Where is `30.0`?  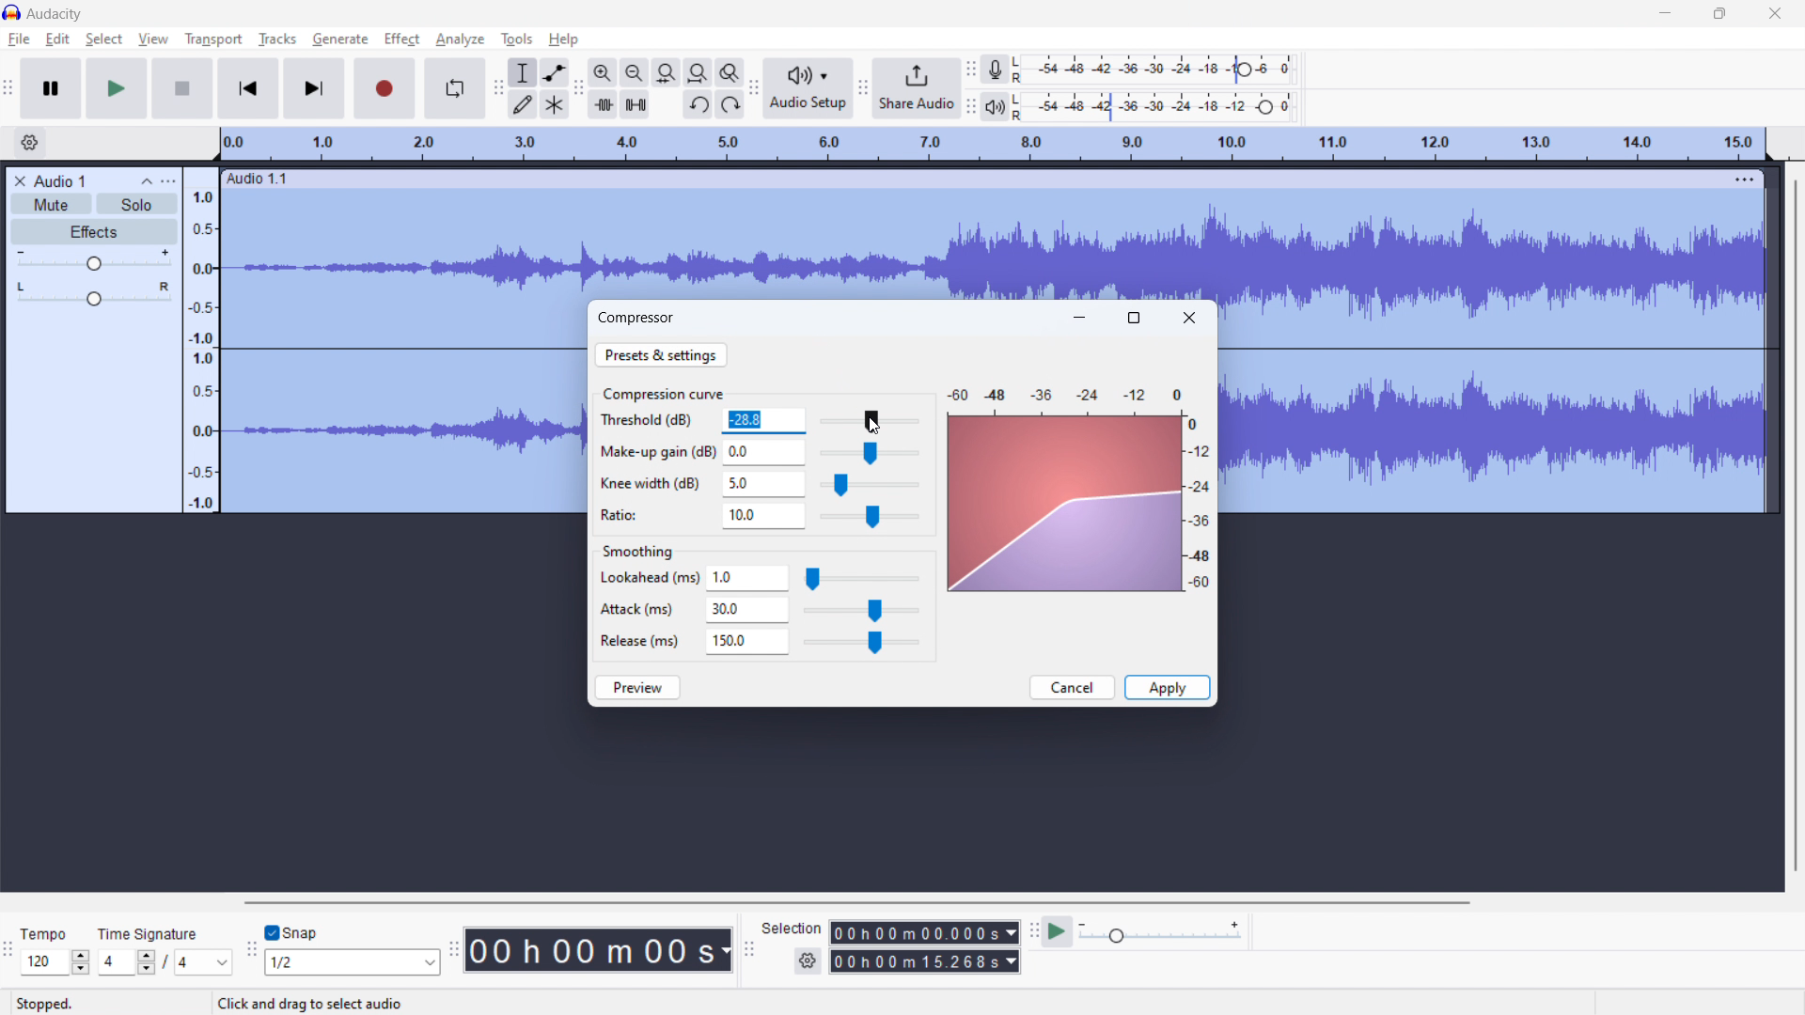
30.0 is located at coordinates (747, 611).